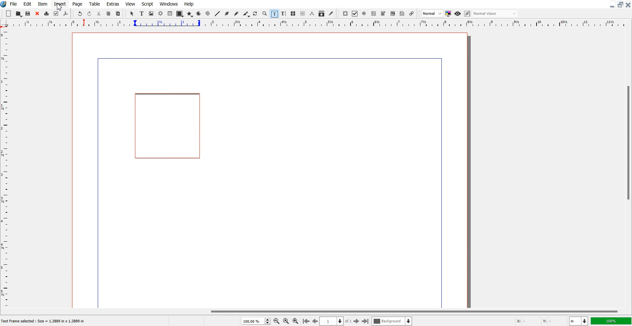 Image resolution: width=632 pixels, height=326 pixels. Describe the element at coordinates (236, 14) in the screenshot. I see `Freehand line ` at that location.